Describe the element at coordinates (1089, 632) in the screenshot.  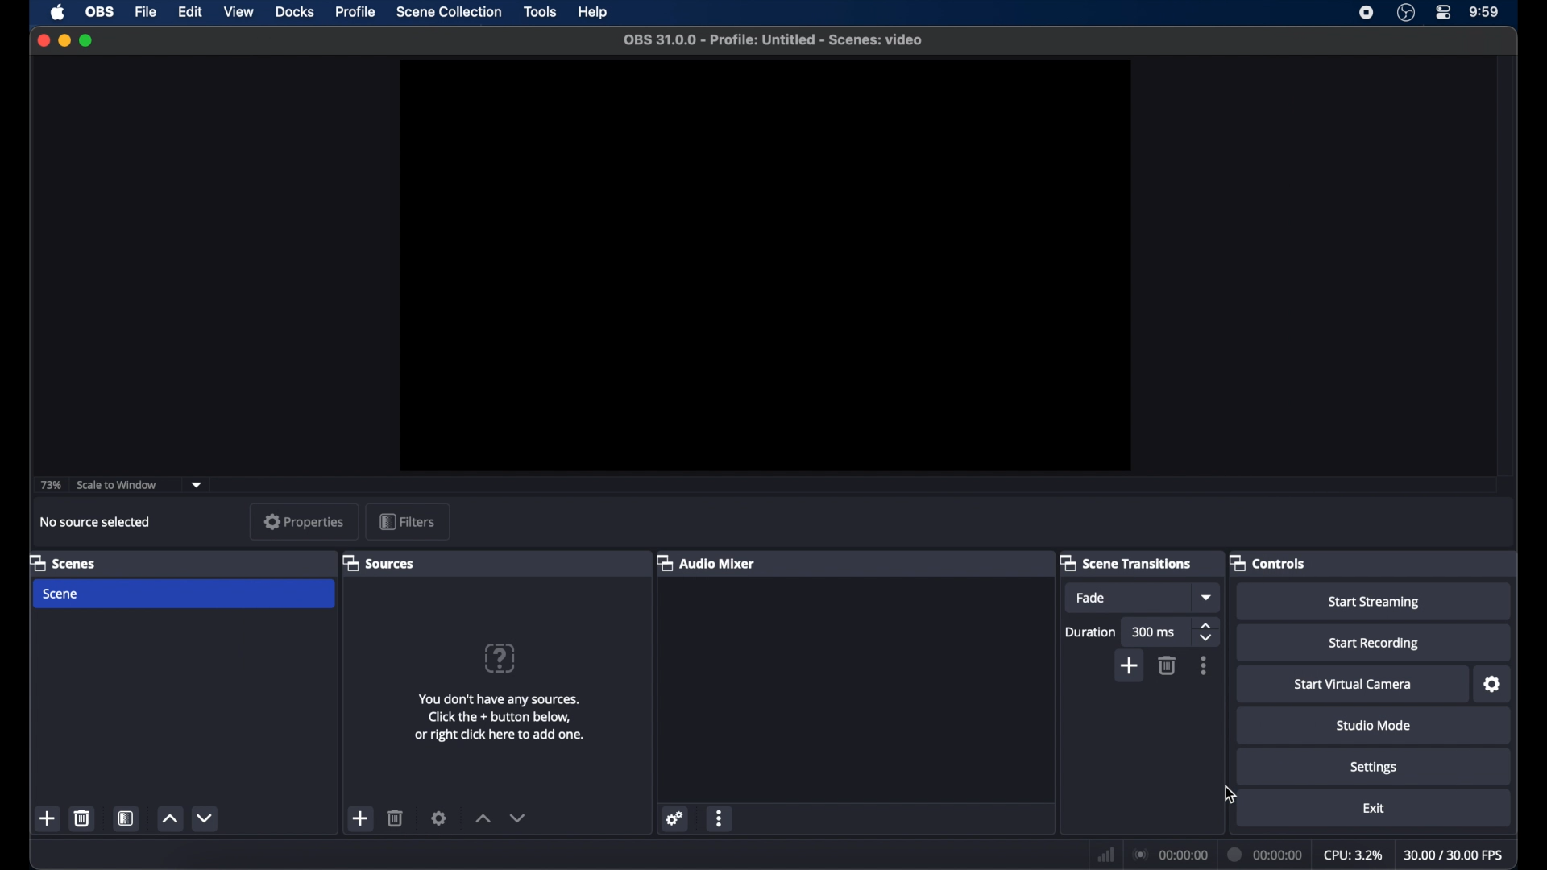
I see `duration` at that location.